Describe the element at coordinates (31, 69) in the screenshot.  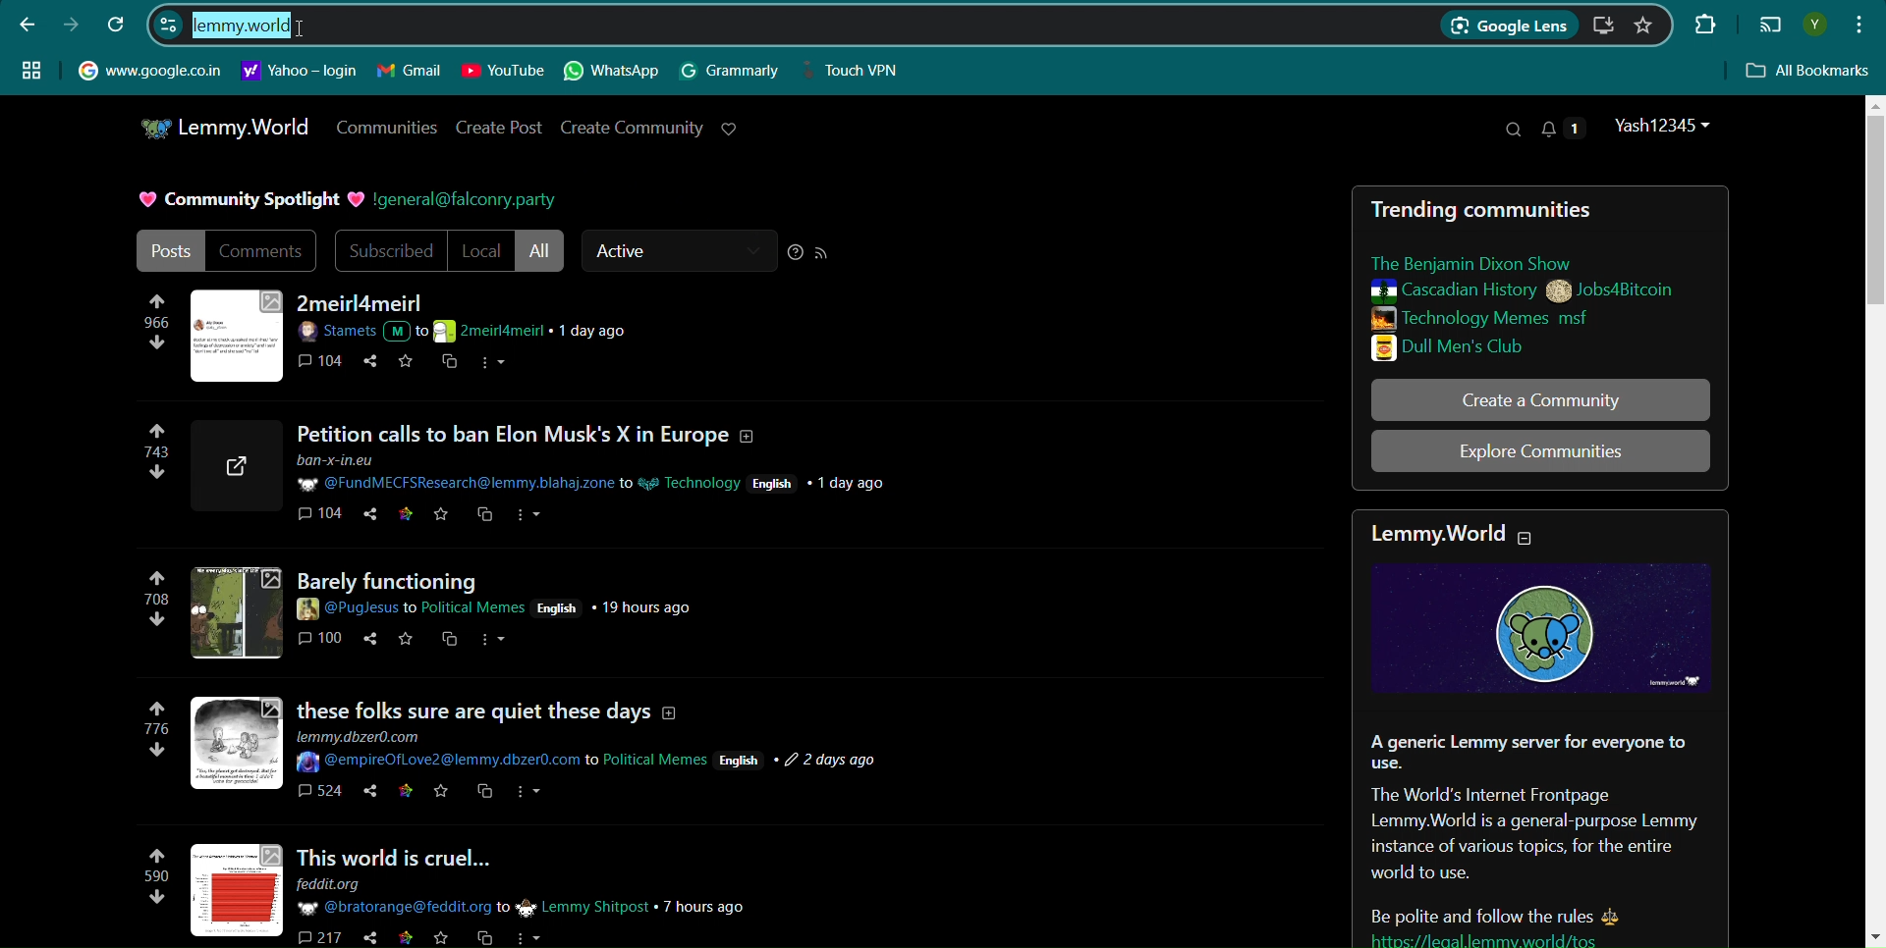
I see `Tag group` at that location.